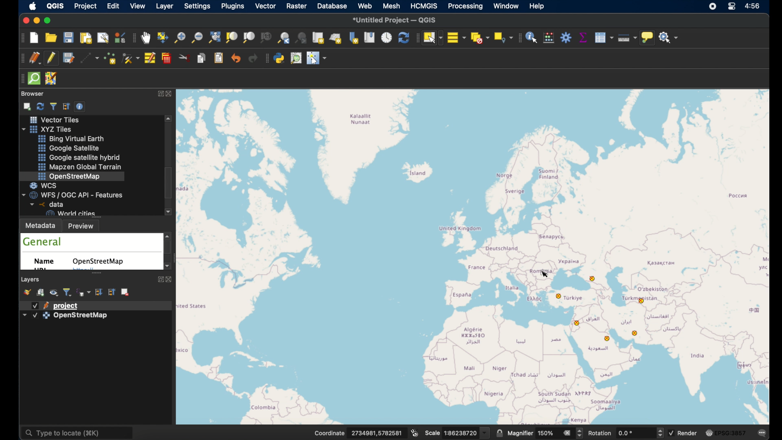 Image resolution: width=782 pixels, height=440 pixels. What do you see at coordinates (68, 292) in the screenshot?
I see `filter legend` at bounding box center [68, 292].